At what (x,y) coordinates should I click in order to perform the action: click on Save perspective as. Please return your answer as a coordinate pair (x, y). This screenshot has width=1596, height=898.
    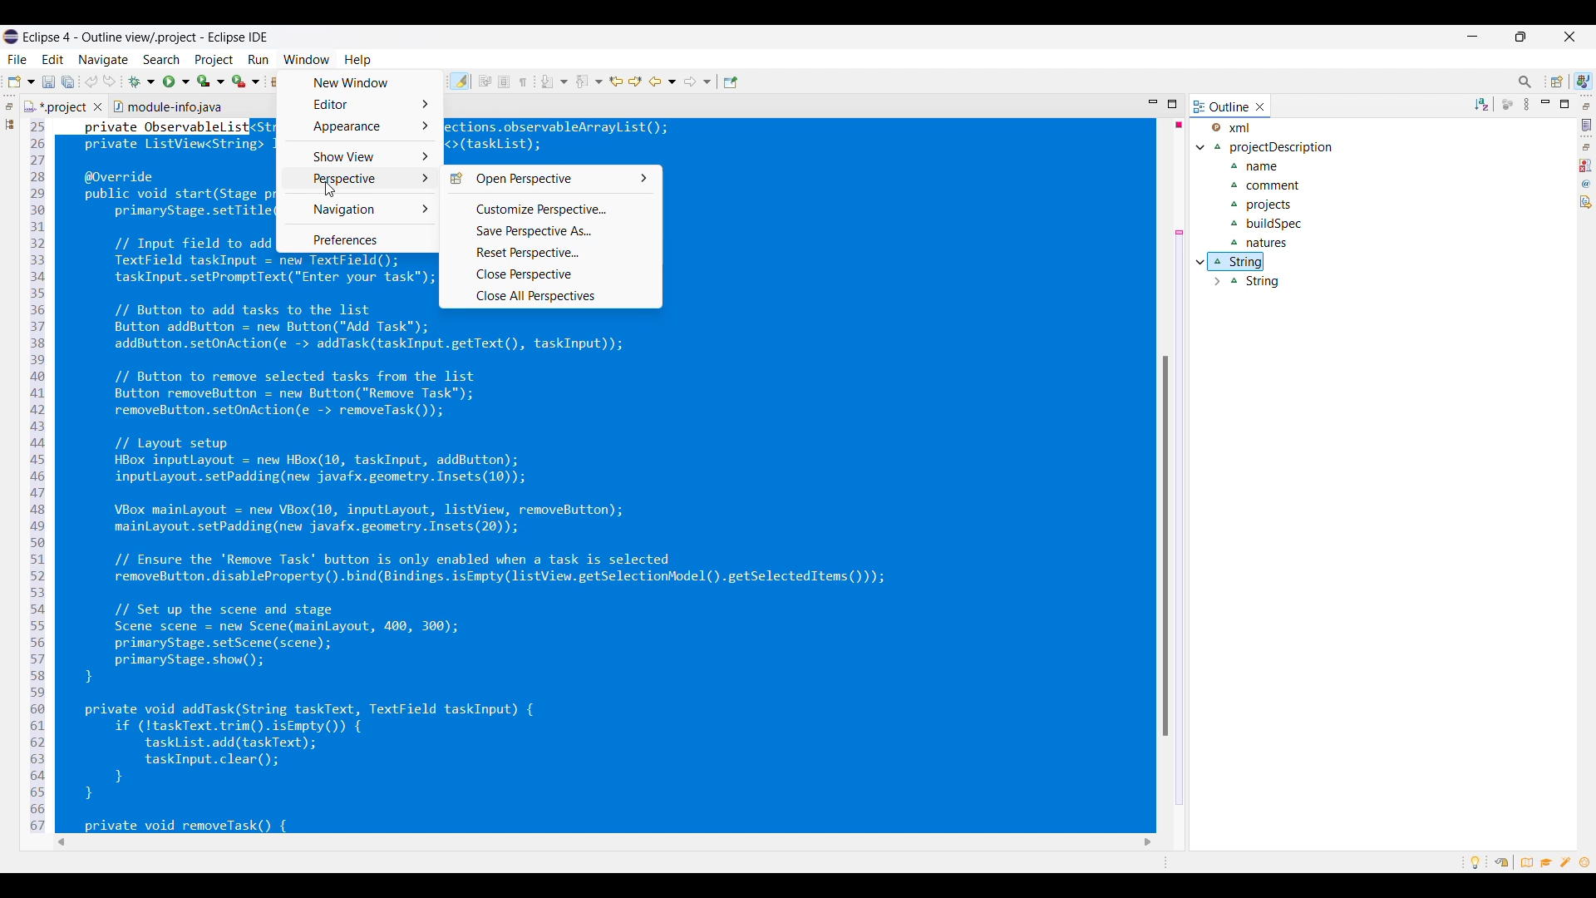
    Looking at the image, I should click on (551, 231).